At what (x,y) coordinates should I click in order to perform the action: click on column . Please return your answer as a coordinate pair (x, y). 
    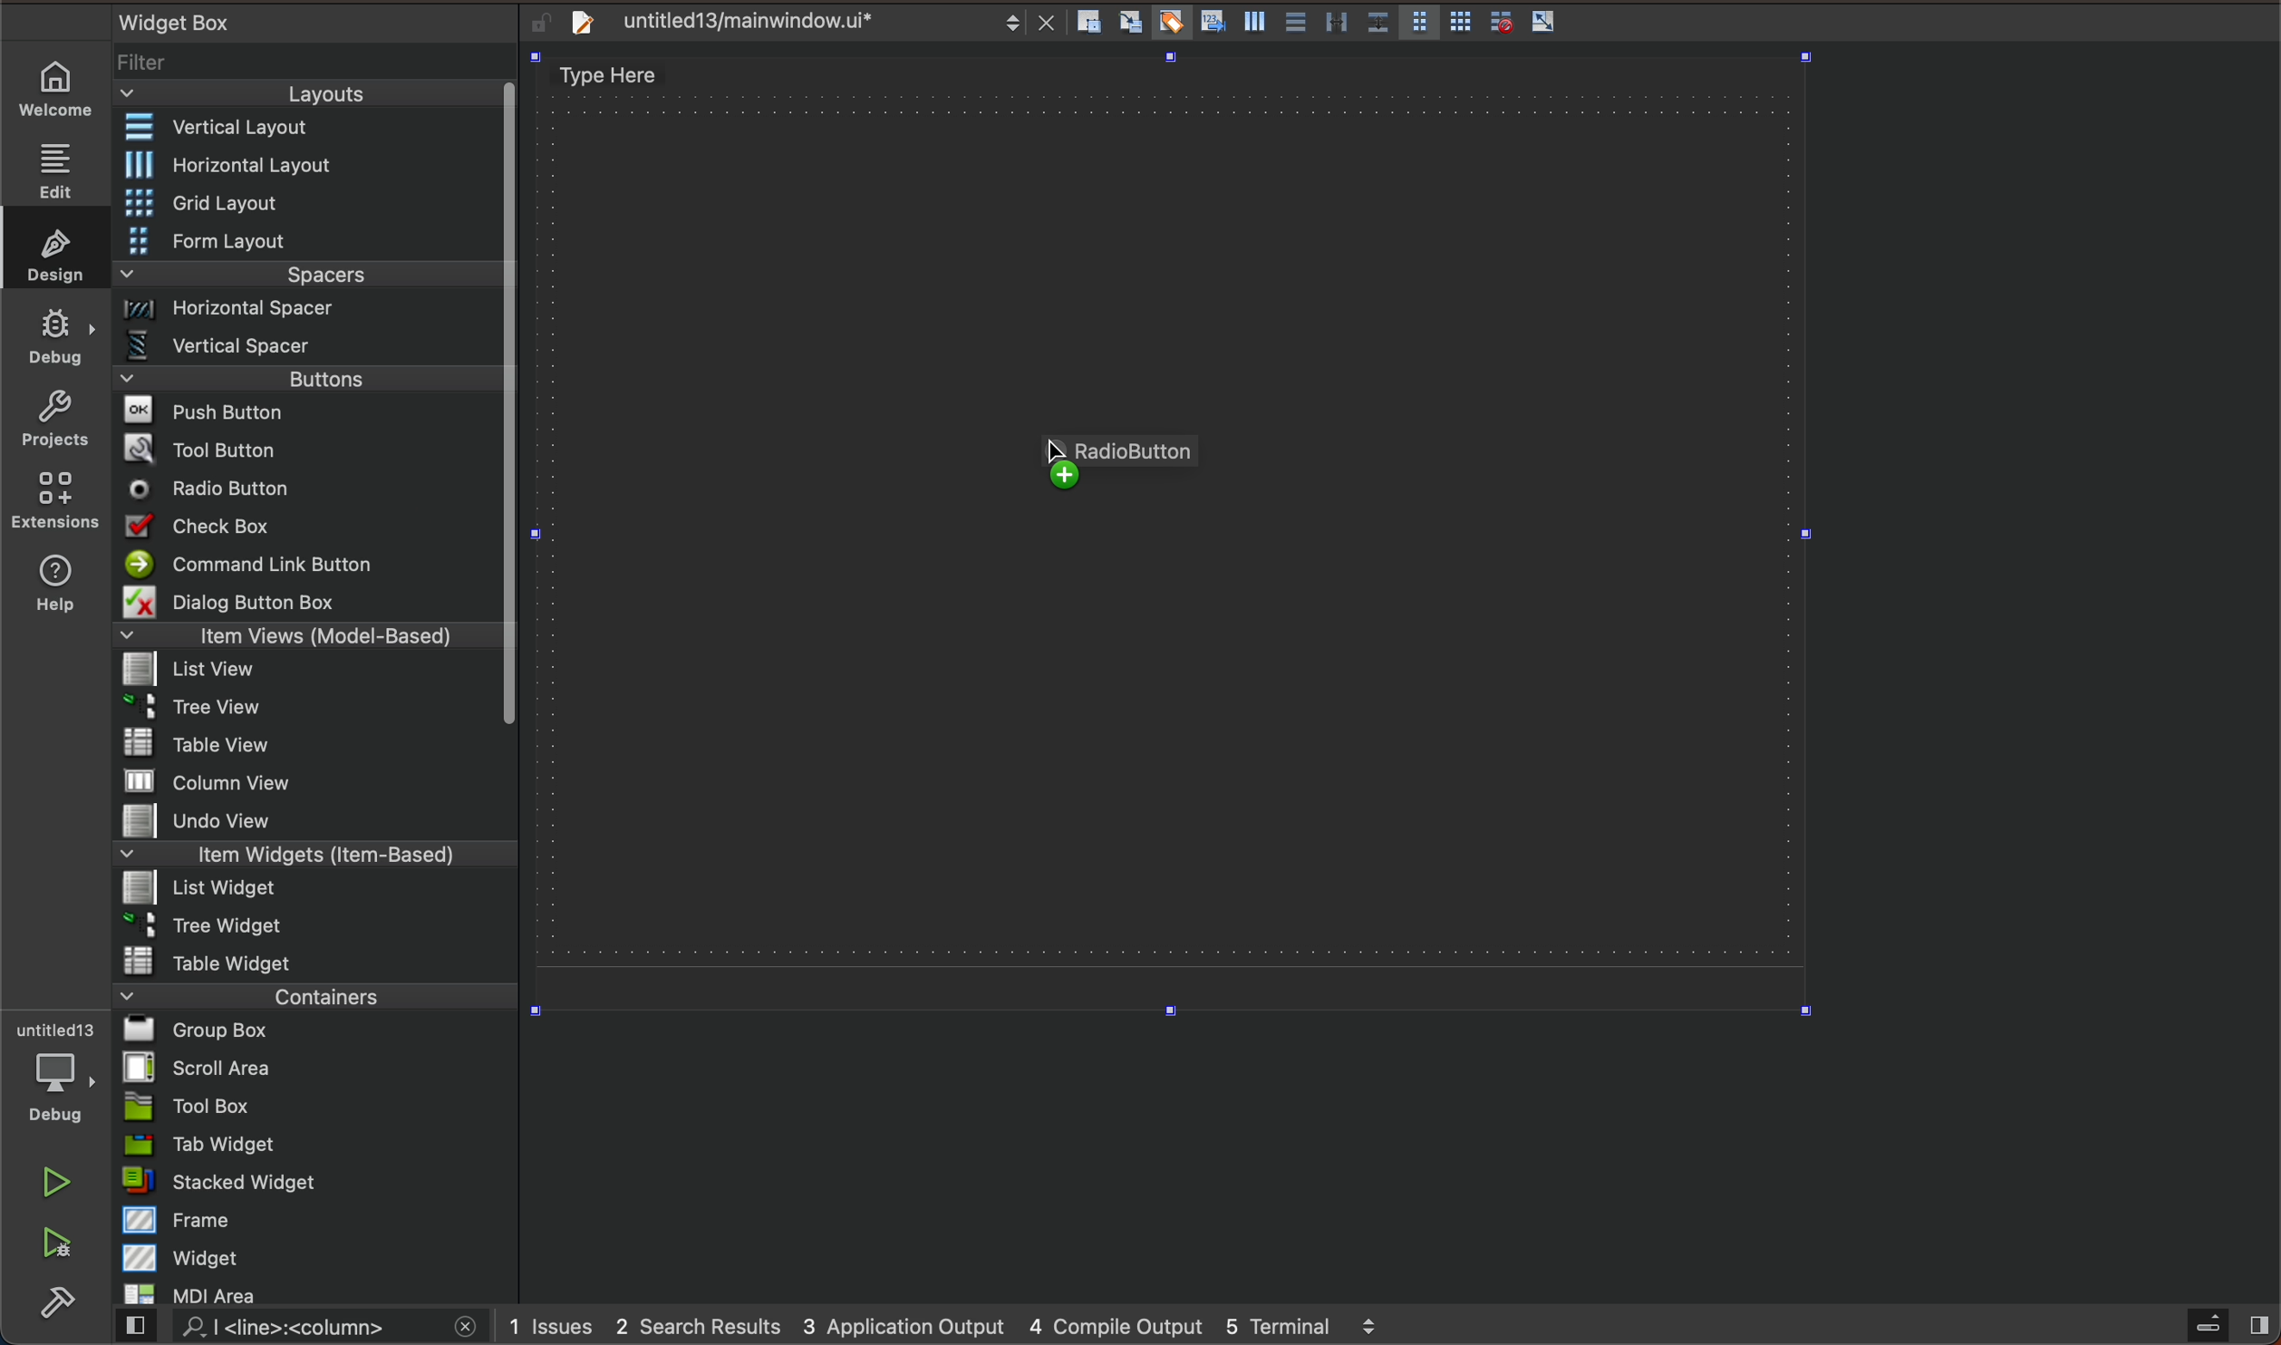
    Looking at the image, I should click on (317, 779).